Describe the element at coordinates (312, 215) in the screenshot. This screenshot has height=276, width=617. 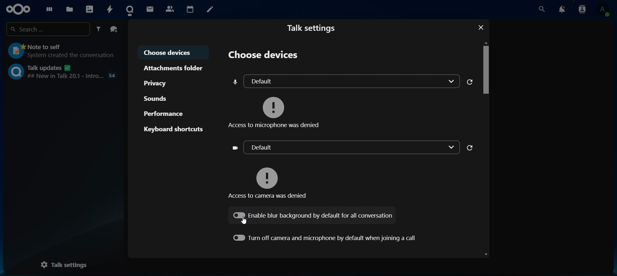
I see `enable blur background by default for all conversation` at that location.